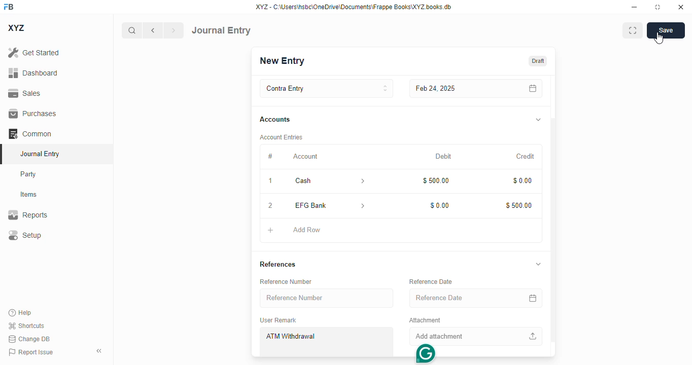  Describe the element at coordinates (283, 60) in the screenshot. I see `new entry` at that location.